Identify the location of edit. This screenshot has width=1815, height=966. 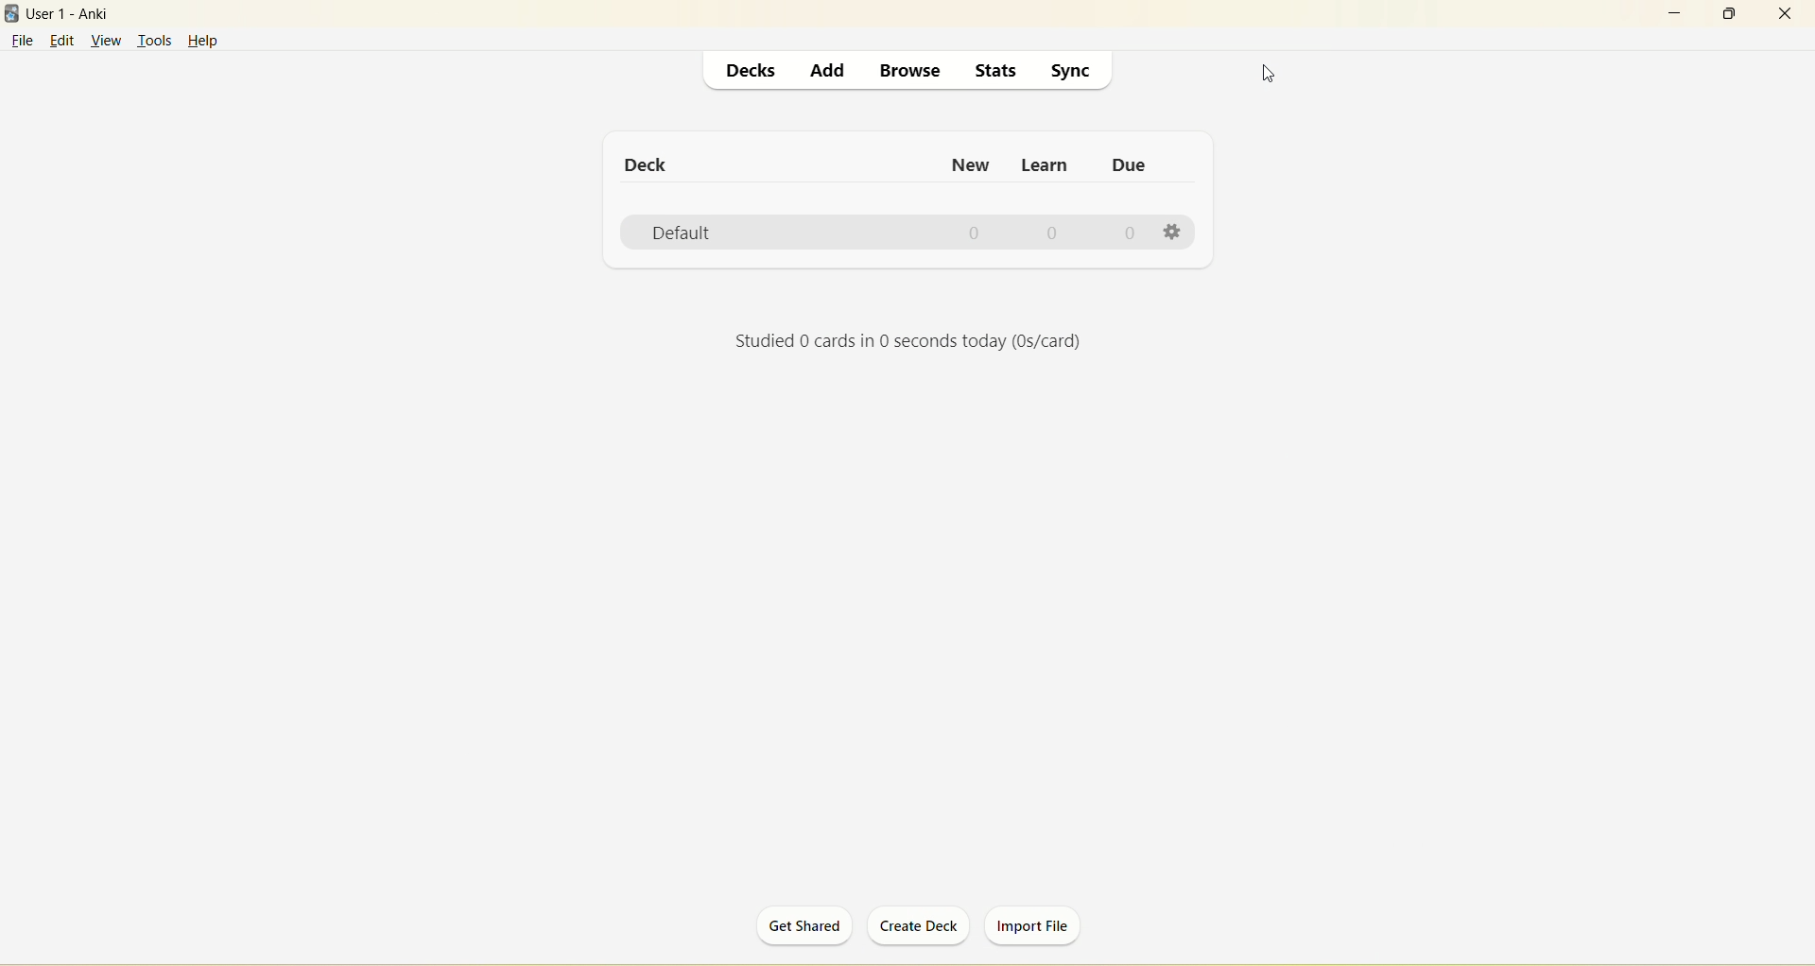
(63, 43).